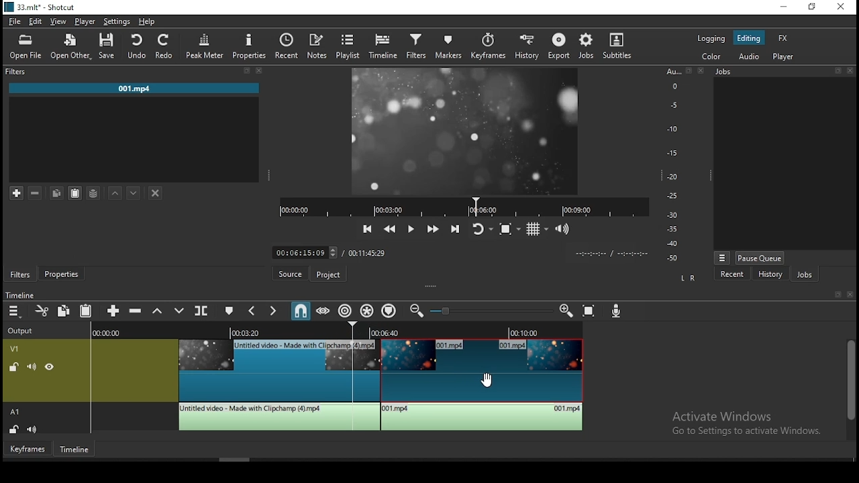 The height and width of the screenshot is (483, 859). I want to click on history, so click(527, 48).